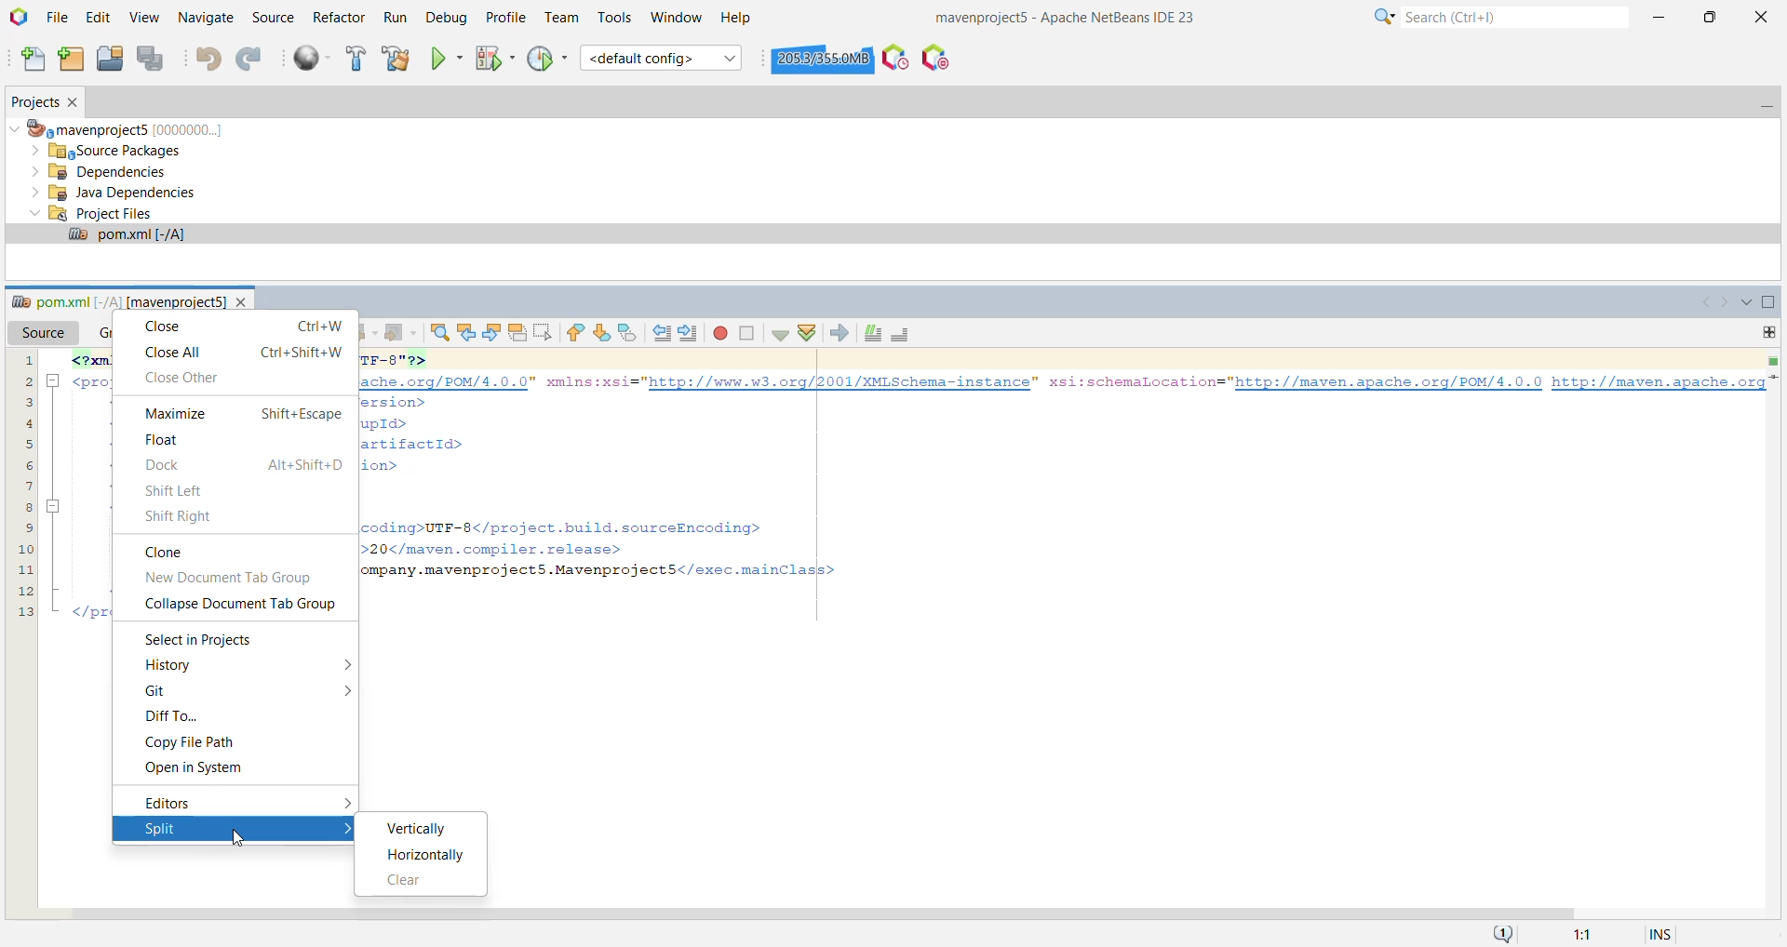 This screenshot has height=947, width=1787. I want to click on Close Project Window, so click(76, 102).